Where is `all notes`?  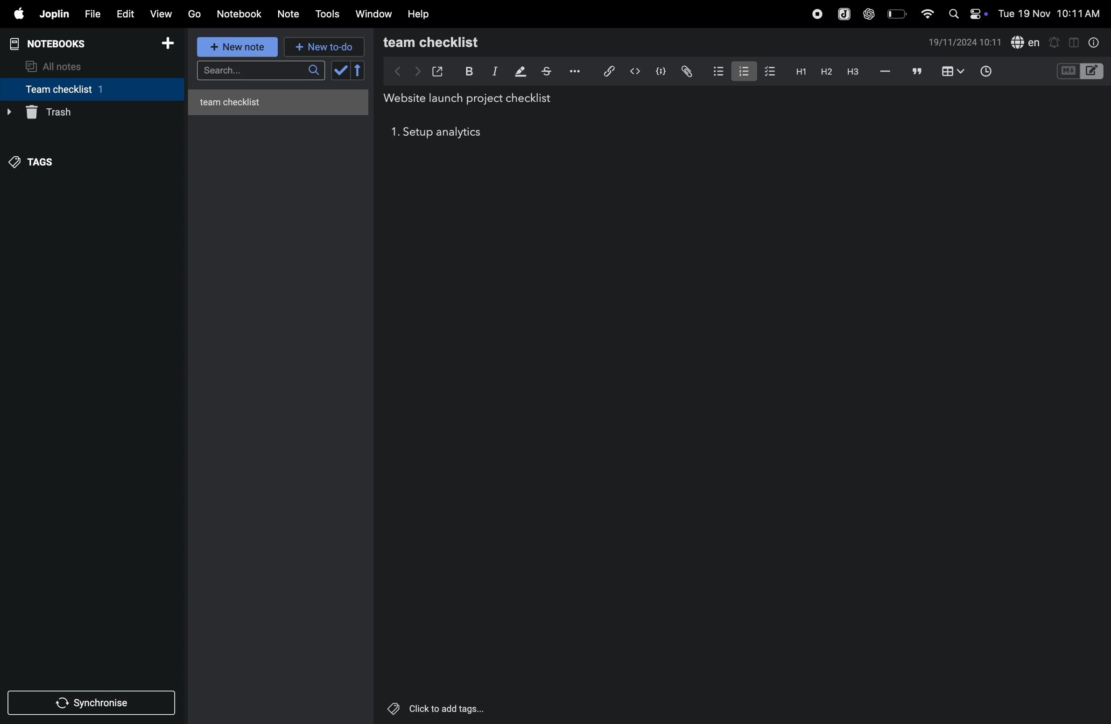
all notes is located at coordinates (61, 65).